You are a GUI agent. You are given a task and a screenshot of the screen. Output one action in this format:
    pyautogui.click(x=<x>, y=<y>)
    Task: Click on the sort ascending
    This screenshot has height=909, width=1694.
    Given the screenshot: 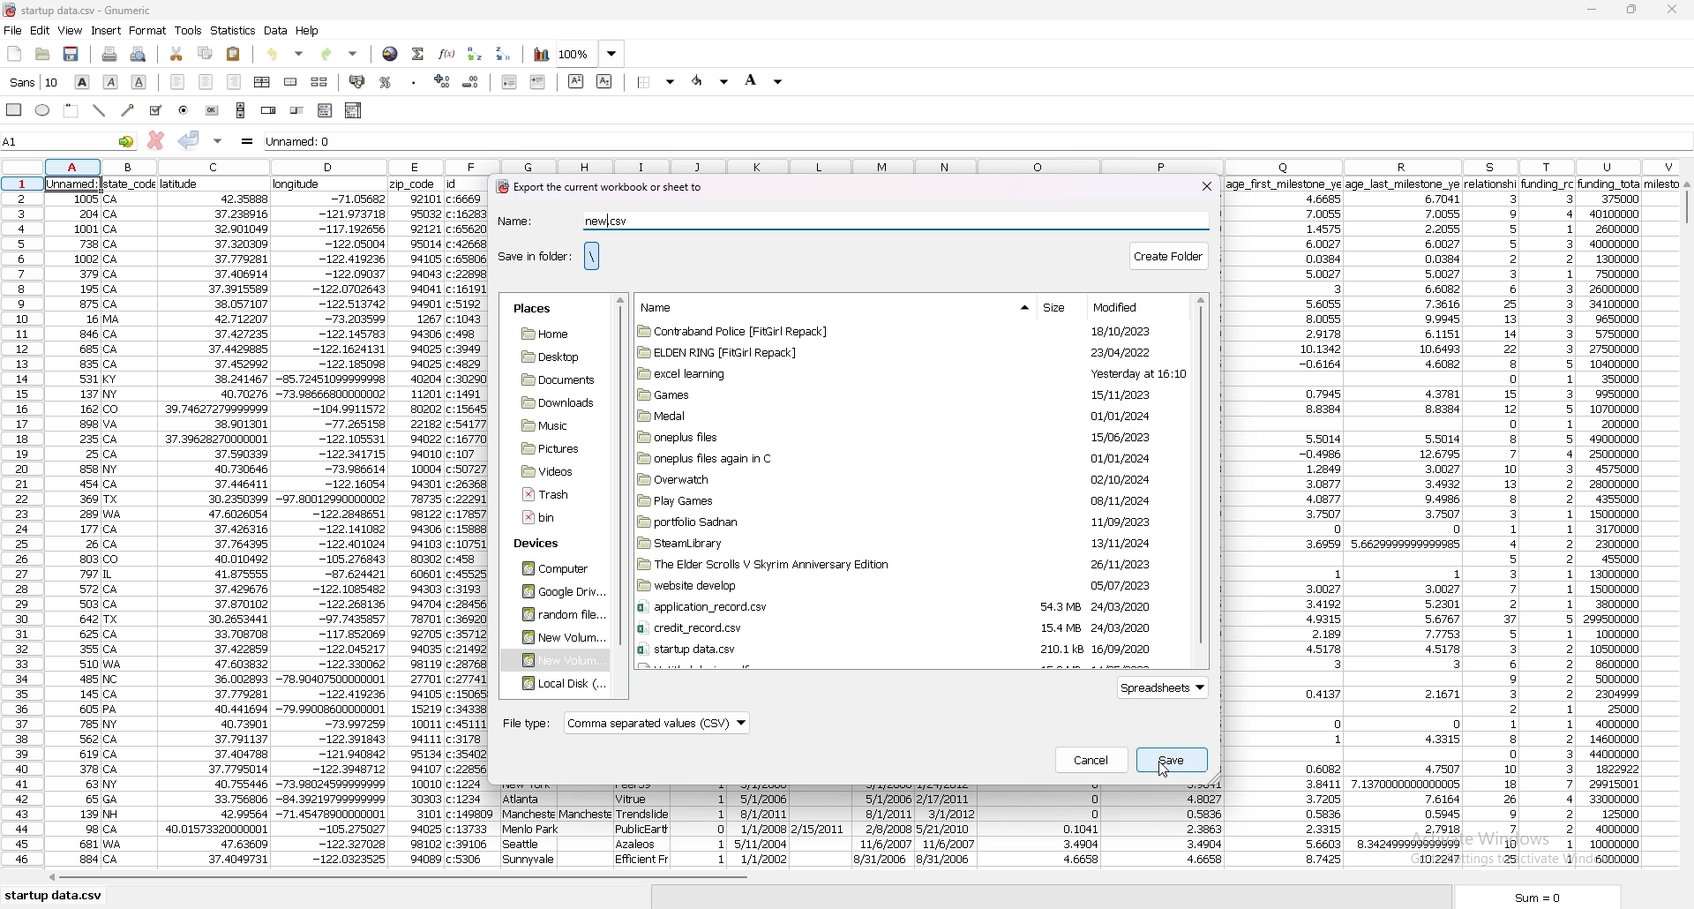 What is the action you would take?
    pyautogui.click(x=475, y=54)
    